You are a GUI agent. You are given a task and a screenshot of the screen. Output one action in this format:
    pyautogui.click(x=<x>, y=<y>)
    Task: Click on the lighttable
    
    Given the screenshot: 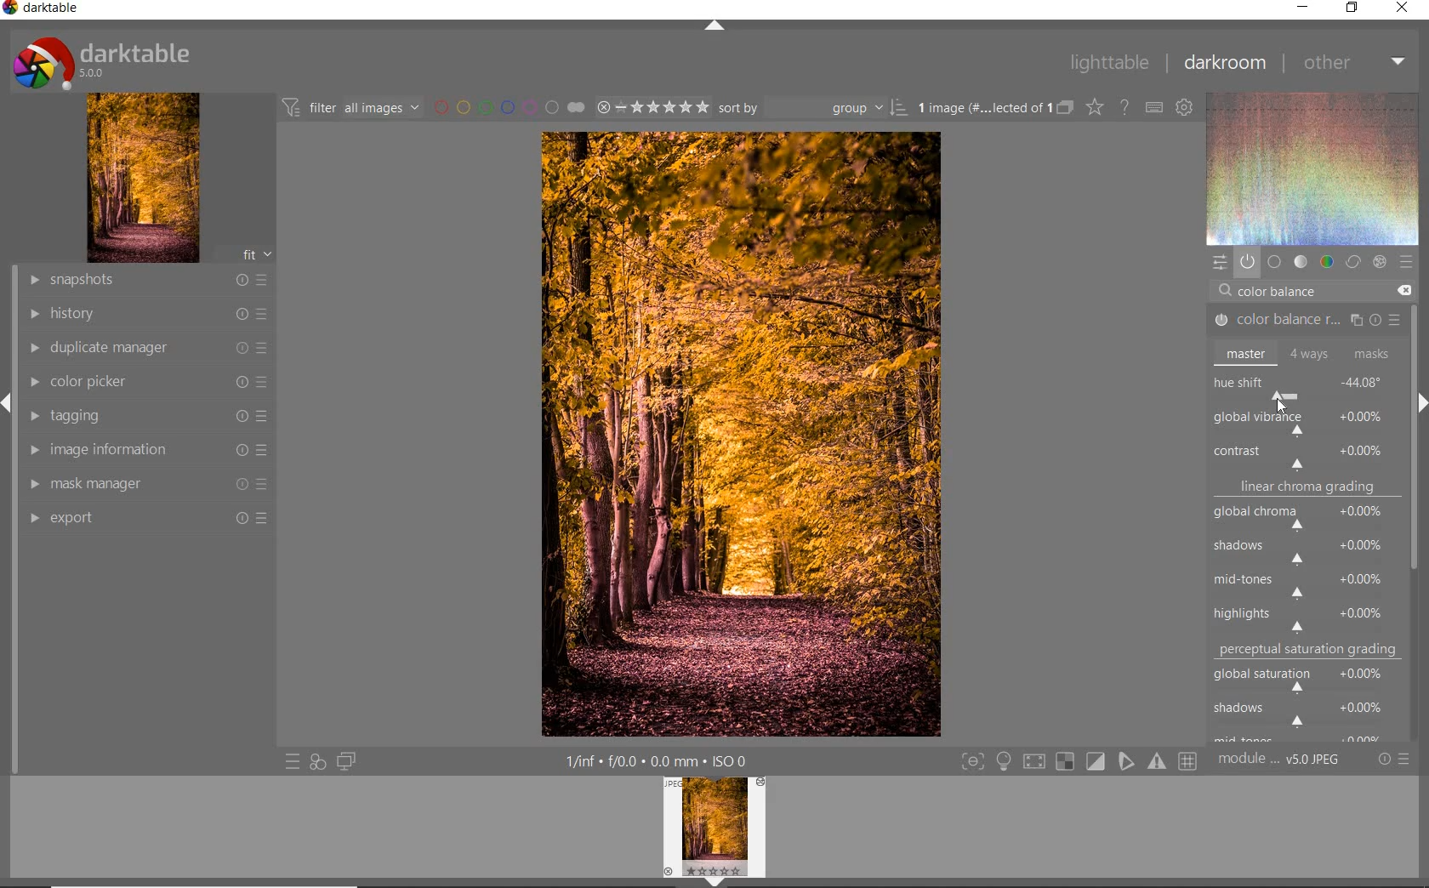 What is the action you would take?
    pyautogui.click(x=1109, y=64)
    